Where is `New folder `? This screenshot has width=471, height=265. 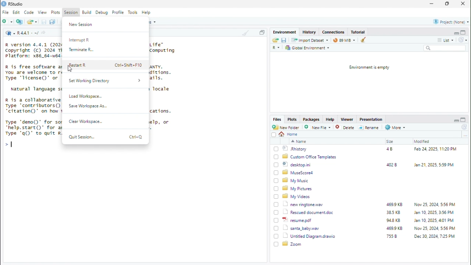
New folder  is located at coordinates (7, 21).